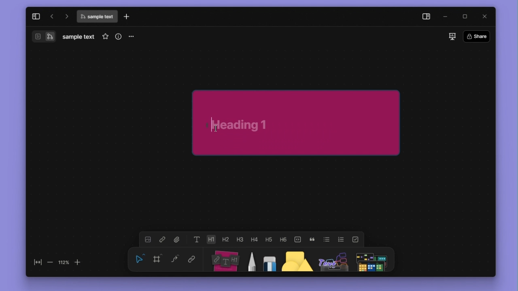 The height and width of the screenshot is (291, 518). Describe the element at coordinates (484, 17) in the screenshot. I see `close` at that location.